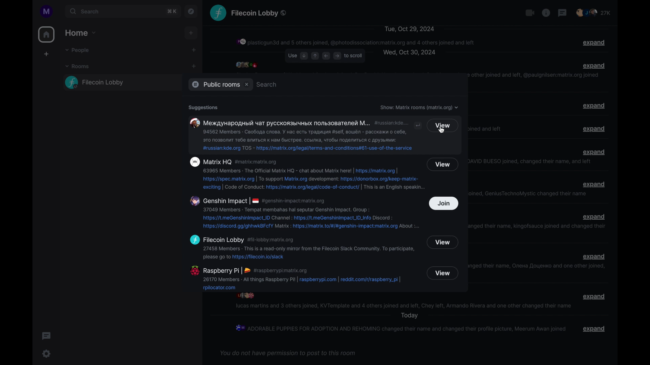 The image size is (650, 365). Describe the element at coordinates (530, 13) in the screenshot. I see `video calls` at that location.